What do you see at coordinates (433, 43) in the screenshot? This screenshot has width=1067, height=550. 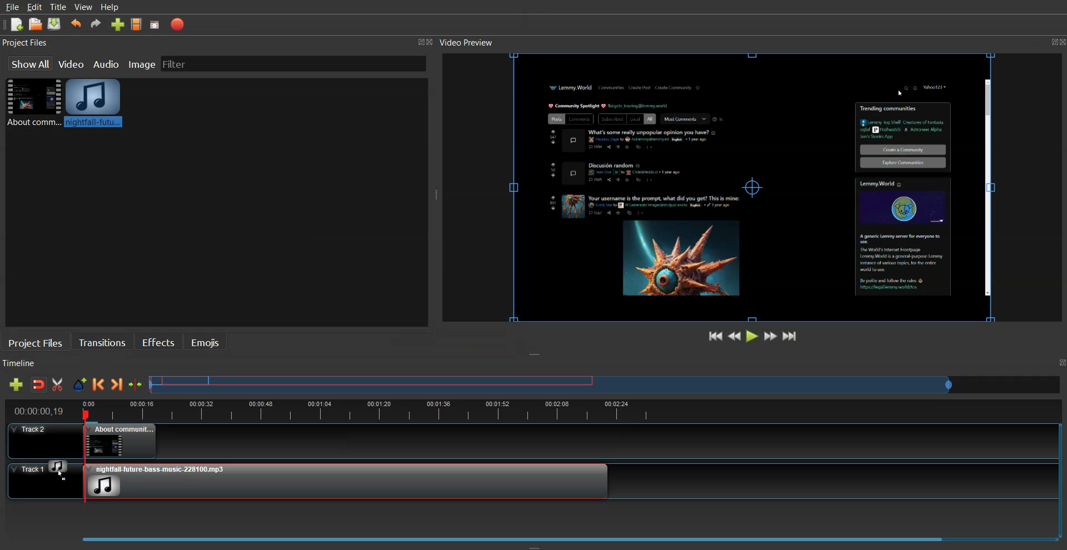 I see `Close` at bounding box center [433, 43].